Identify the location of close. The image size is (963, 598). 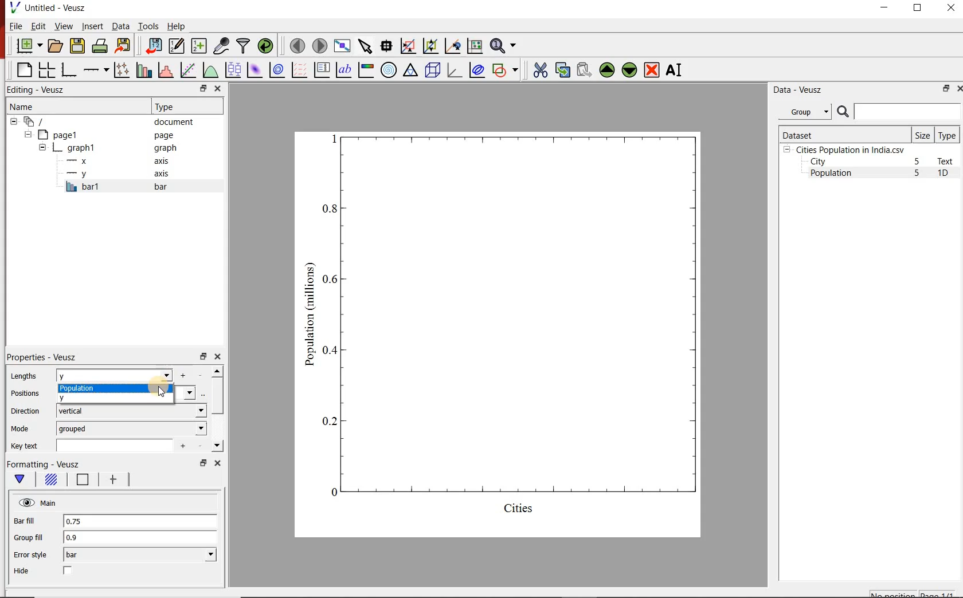
(219, 88).